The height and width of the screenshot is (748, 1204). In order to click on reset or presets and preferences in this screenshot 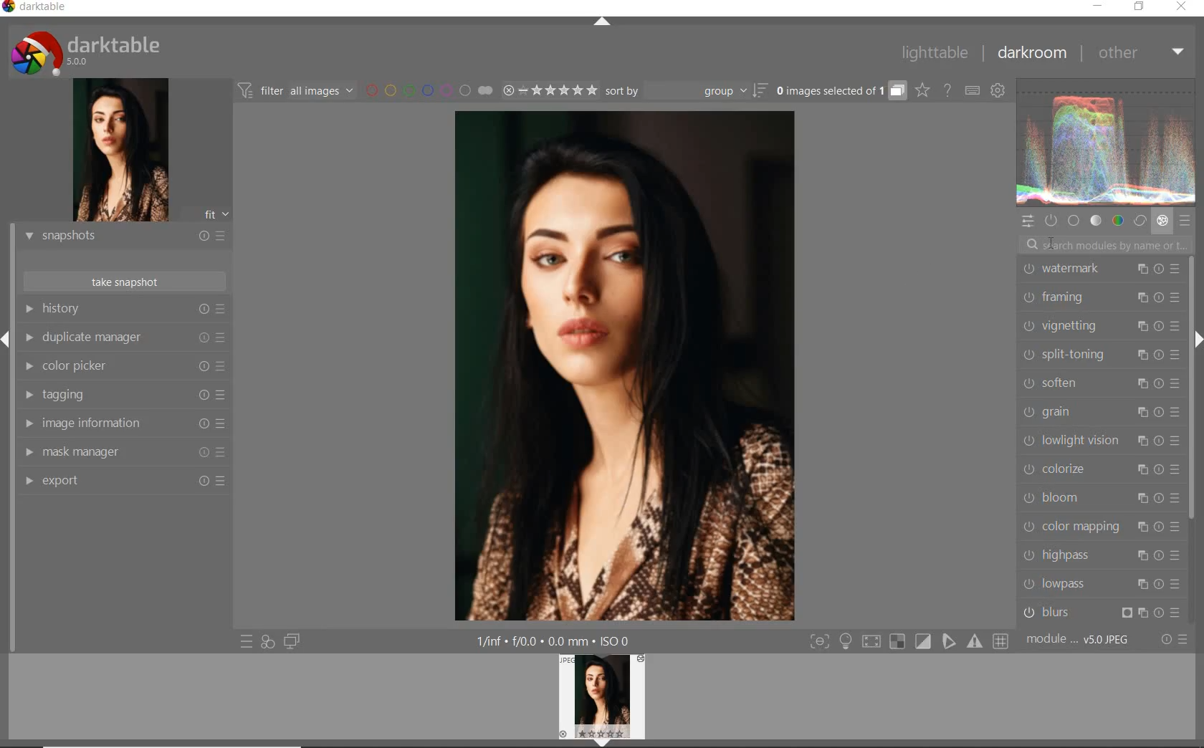, I will do `click(1175, 640)`.